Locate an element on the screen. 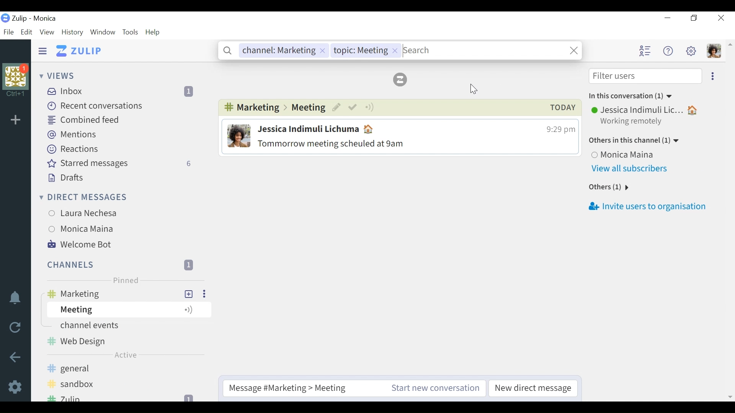  User Profile photo is located at coordinates (238, 136).